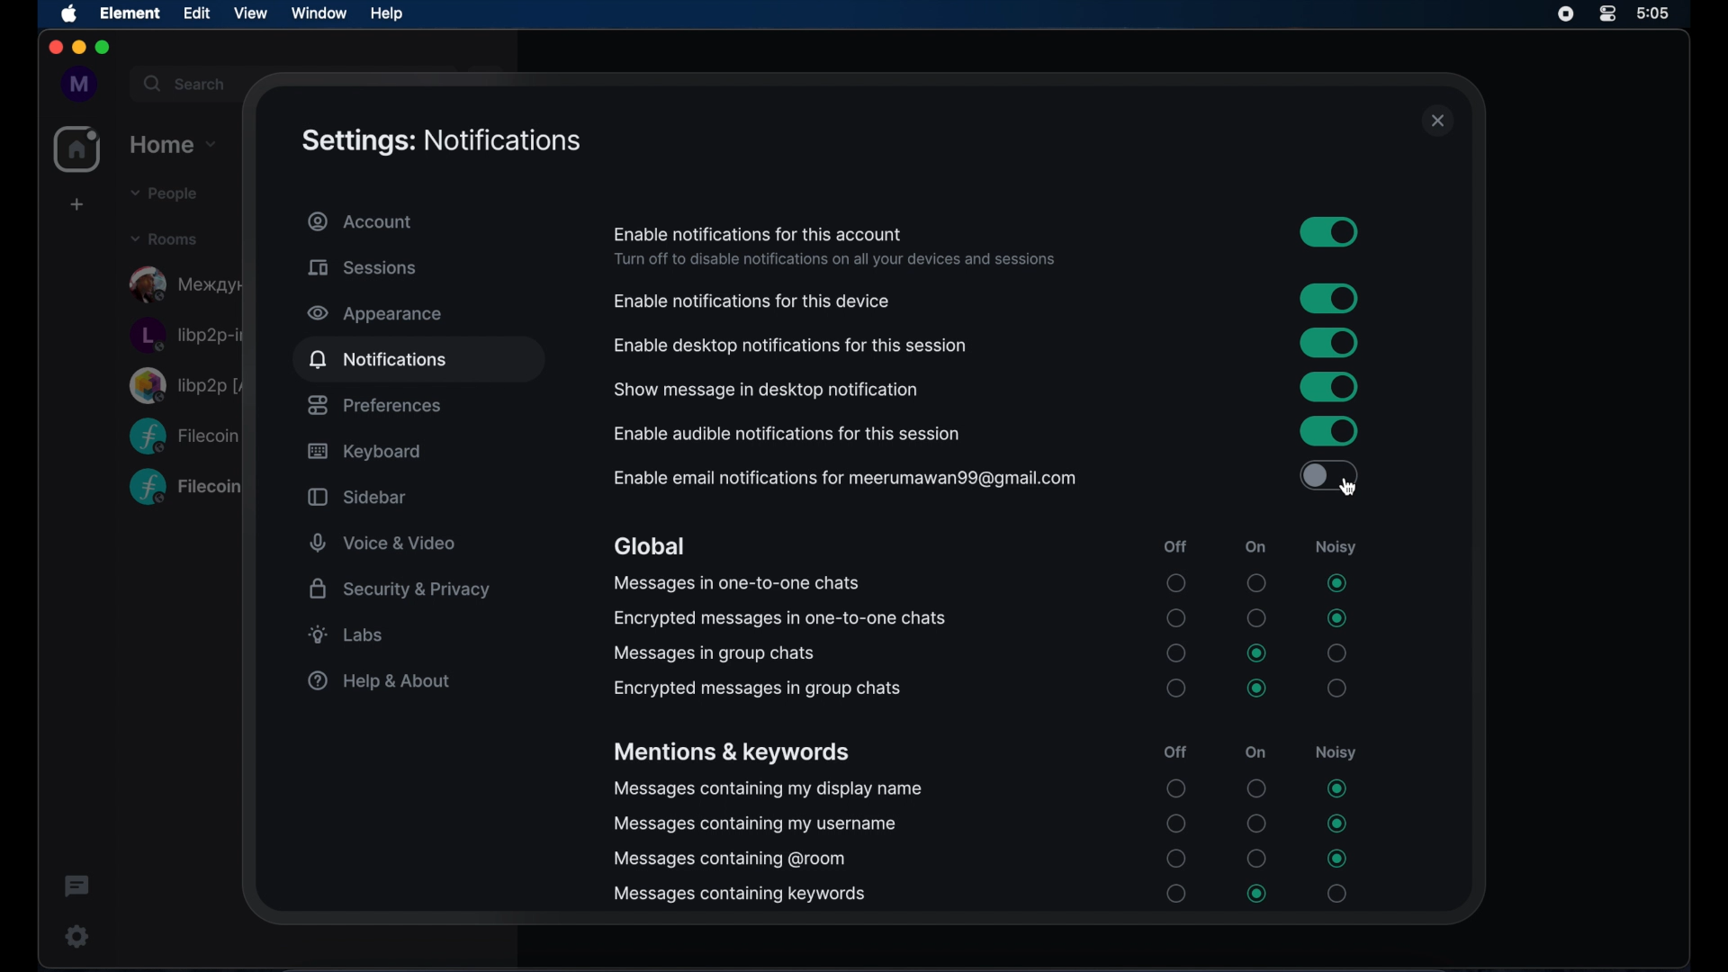 The width and height of the screenshot is (1728, 972). Describe the element at coordinates (1328, 386) in the screenshot. I see `toggle  button` at that location.